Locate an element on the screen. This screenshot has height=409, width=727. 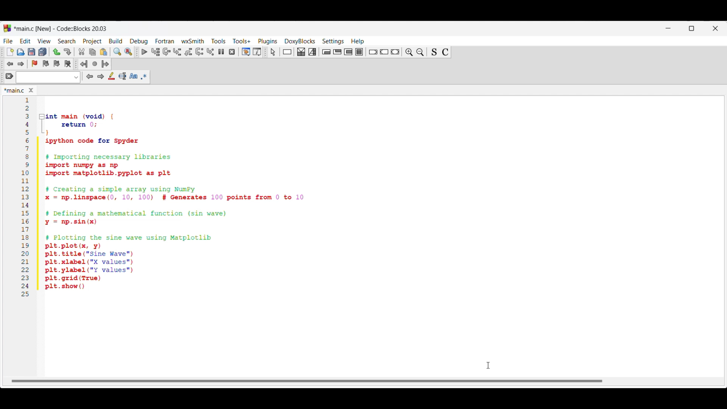
Current tab is located at coordinates (14, 91).